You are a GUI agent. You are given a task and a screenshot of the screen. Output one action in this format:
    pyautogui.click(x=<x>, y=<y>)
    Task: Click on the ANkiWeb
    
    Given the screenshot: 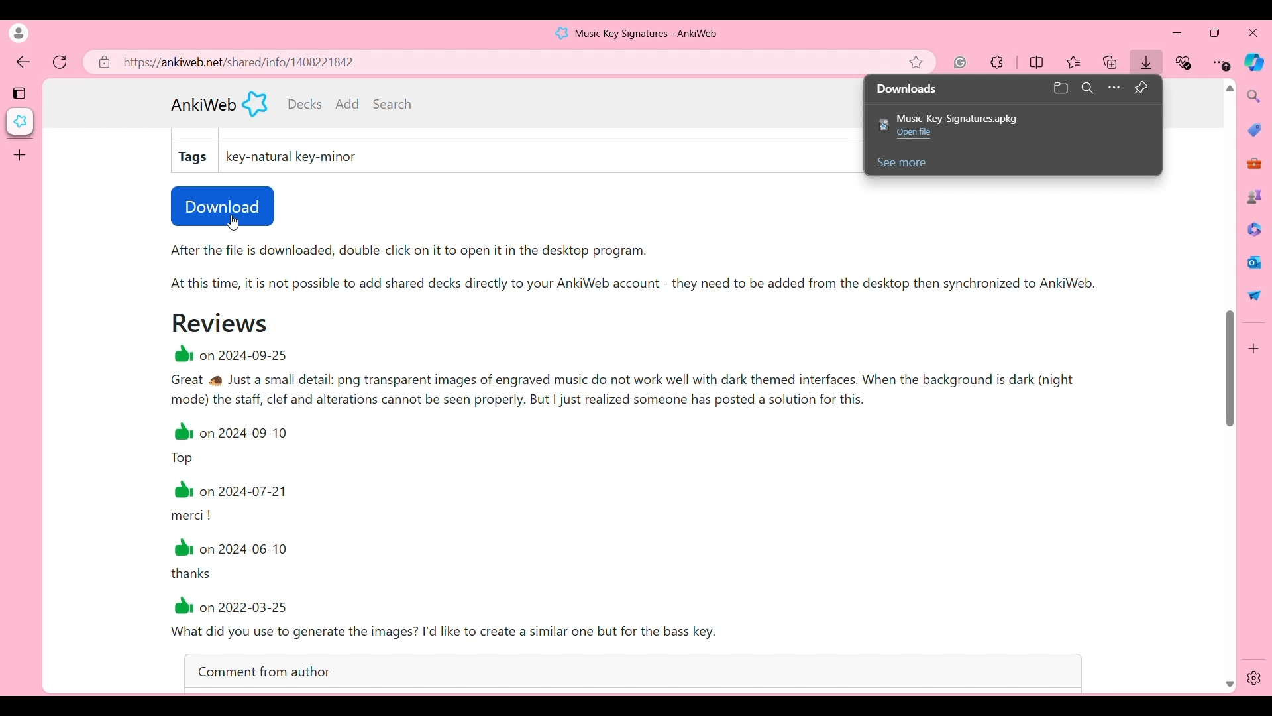 What is the action you would take?
    pyautogui.click(x=203, y=105)
    